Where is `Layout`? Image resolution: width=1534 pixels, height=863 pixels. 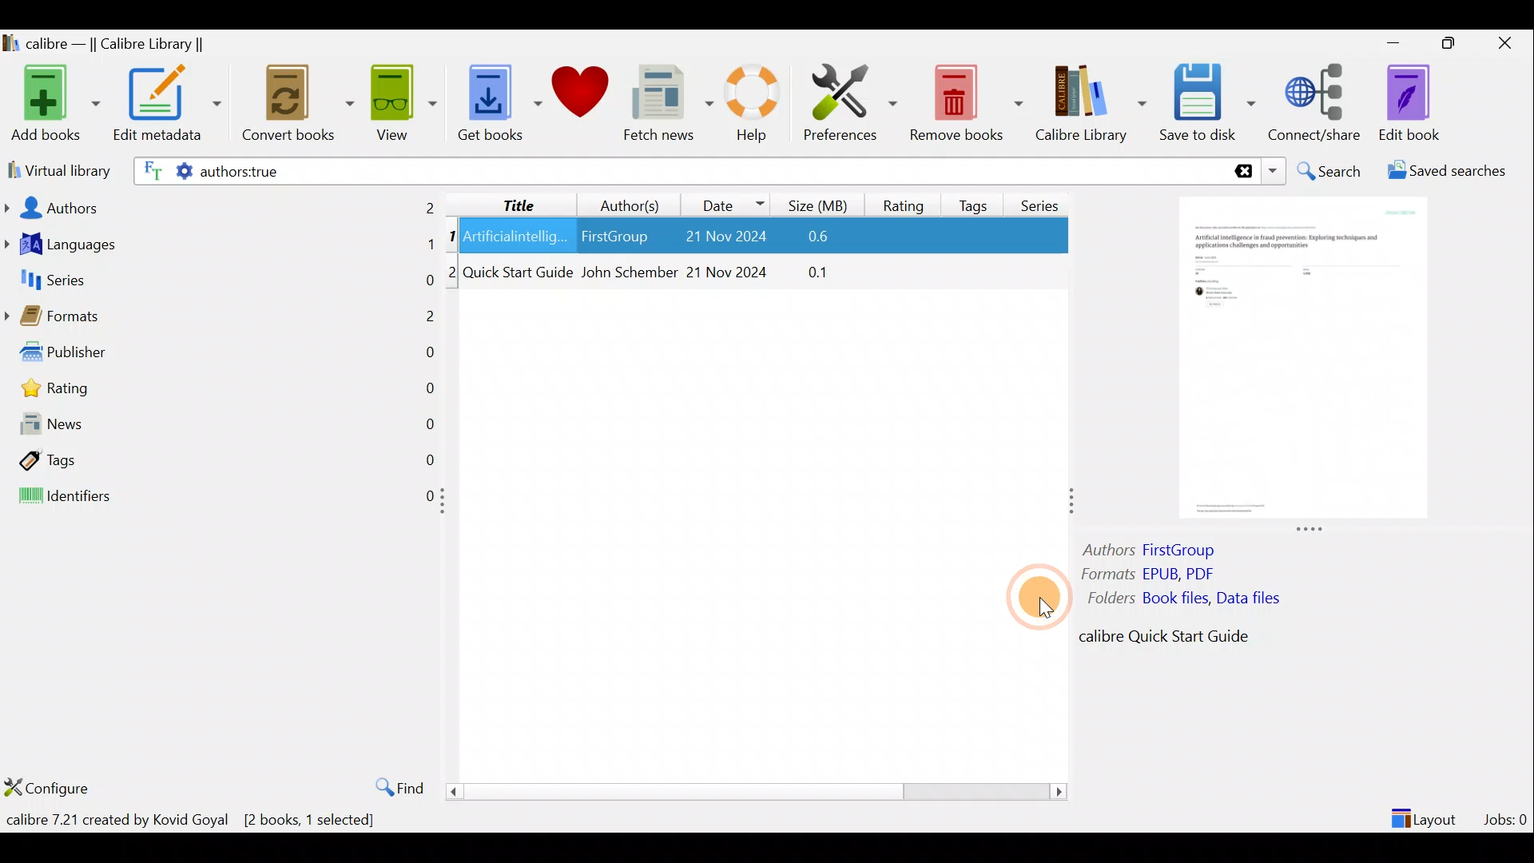
Layout is located at coordinates (1426, 812).